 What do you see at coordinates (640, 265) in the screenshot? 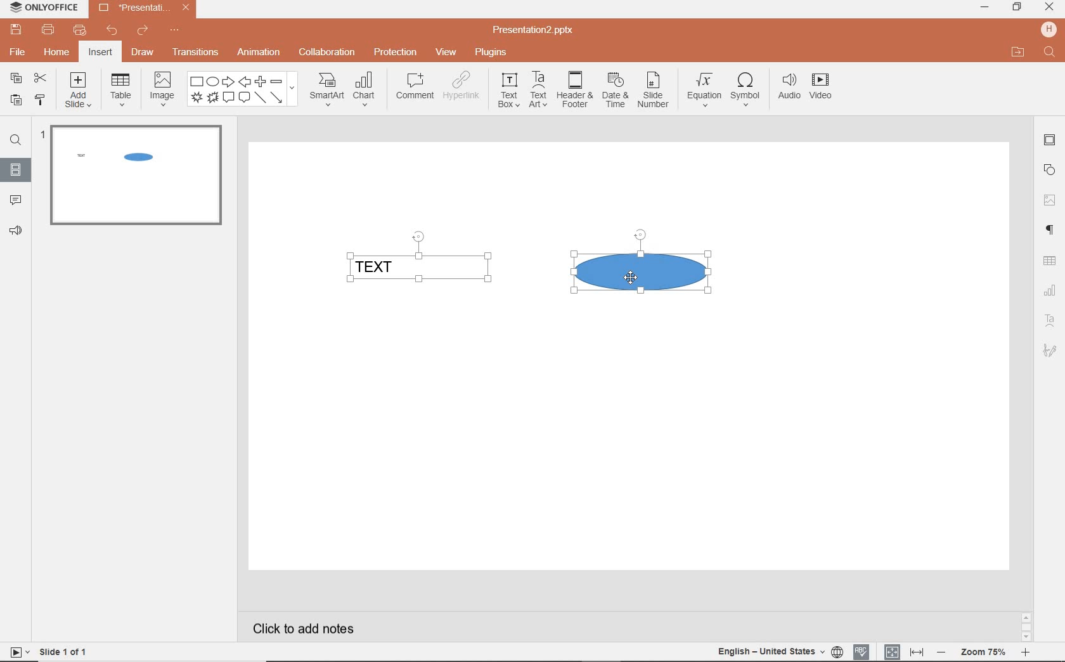
I see `SHAPE SELECTED` at bounding box center [640, 265].